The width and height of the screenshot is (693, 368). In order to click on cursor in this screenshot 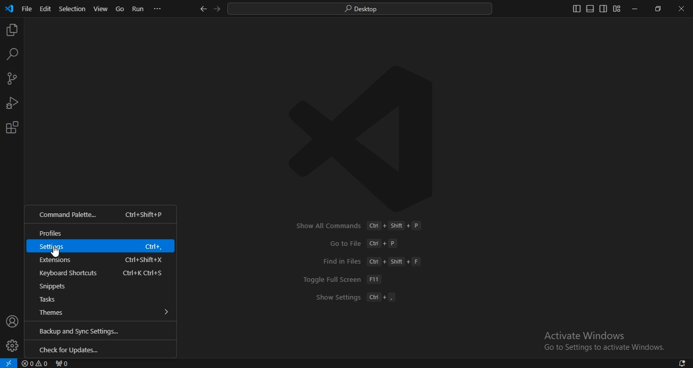, I will do `click(55, 252)`.